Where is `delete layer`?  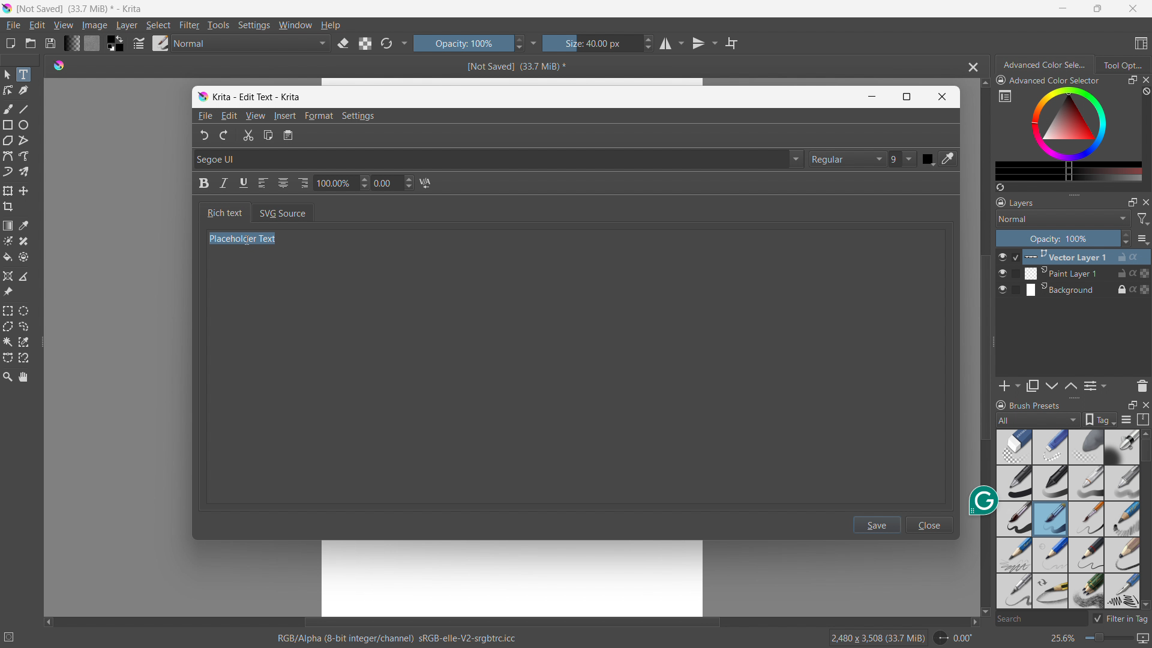 delete layer is located at coordinates (1142, 385).